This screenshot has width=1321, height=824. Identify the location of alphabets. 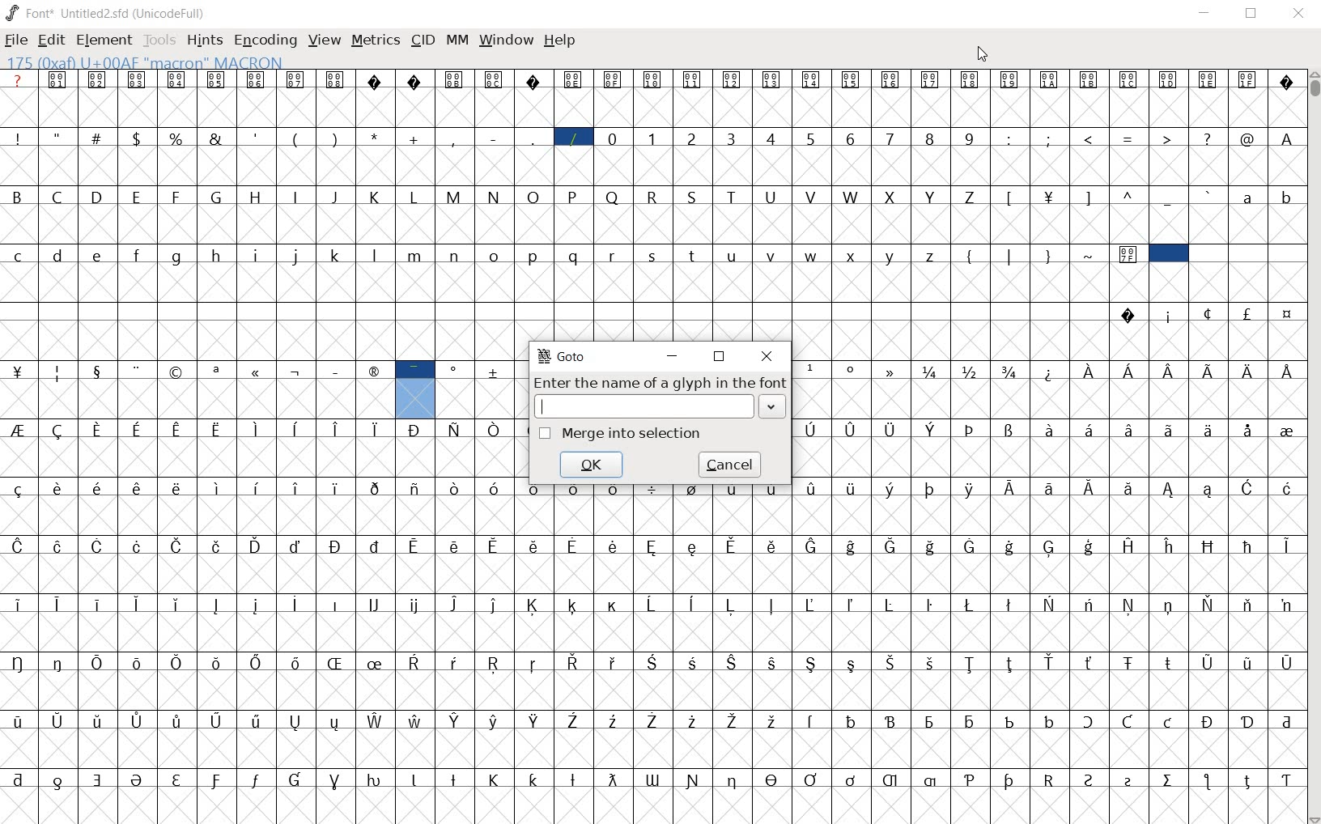
(1263, 214).